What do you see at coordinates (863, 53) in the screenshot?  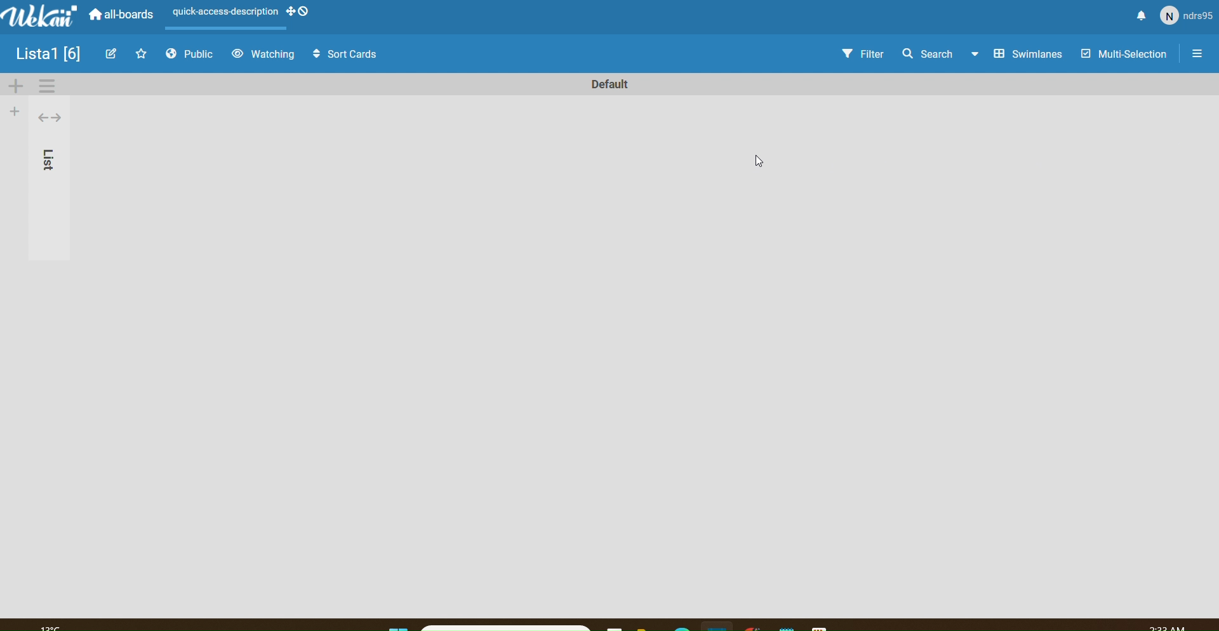 I see `Filter` at bounding box center [863, 53].